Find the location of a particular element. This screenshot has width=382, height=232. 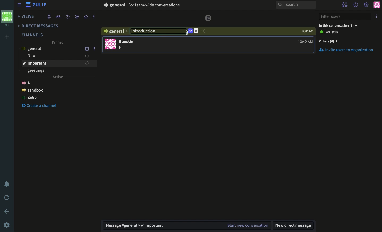

Confirm is located at coordinates (190, 31).